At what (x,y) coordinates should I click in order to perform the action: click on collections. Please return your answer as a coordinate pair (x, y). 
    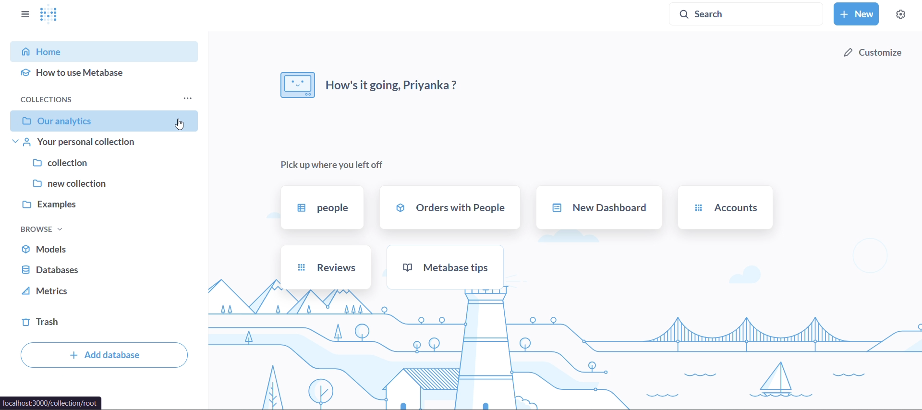
    Looking at the image, I should click on (101, 99).